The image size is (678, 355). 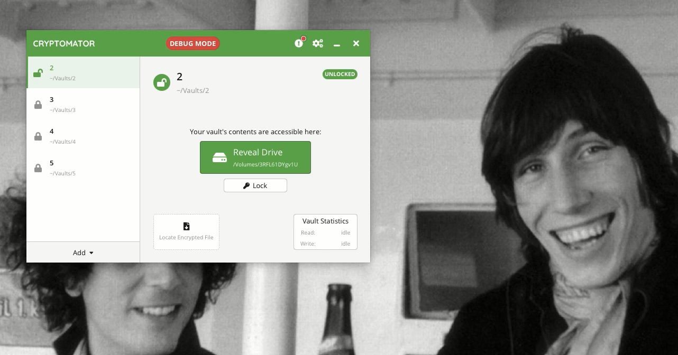 I want to click on Cryptomator, so click(x=65, y=43).